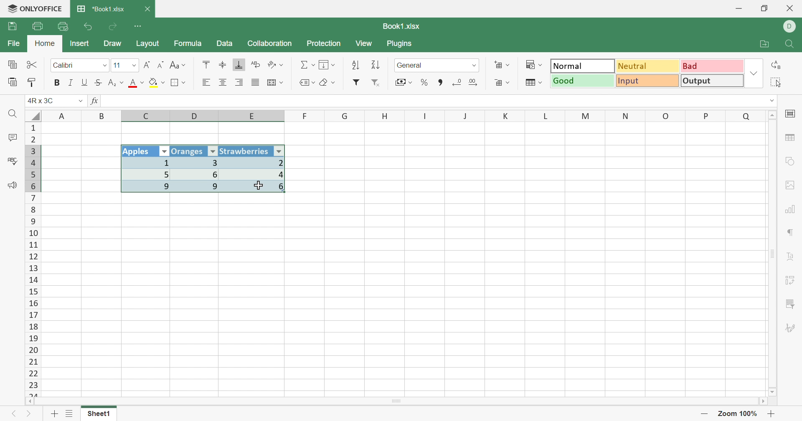 This screenshot has height=421, width=802. Describe the element at coordinates (773, 100) in the screenshot. I see `Drop Down` at that location.